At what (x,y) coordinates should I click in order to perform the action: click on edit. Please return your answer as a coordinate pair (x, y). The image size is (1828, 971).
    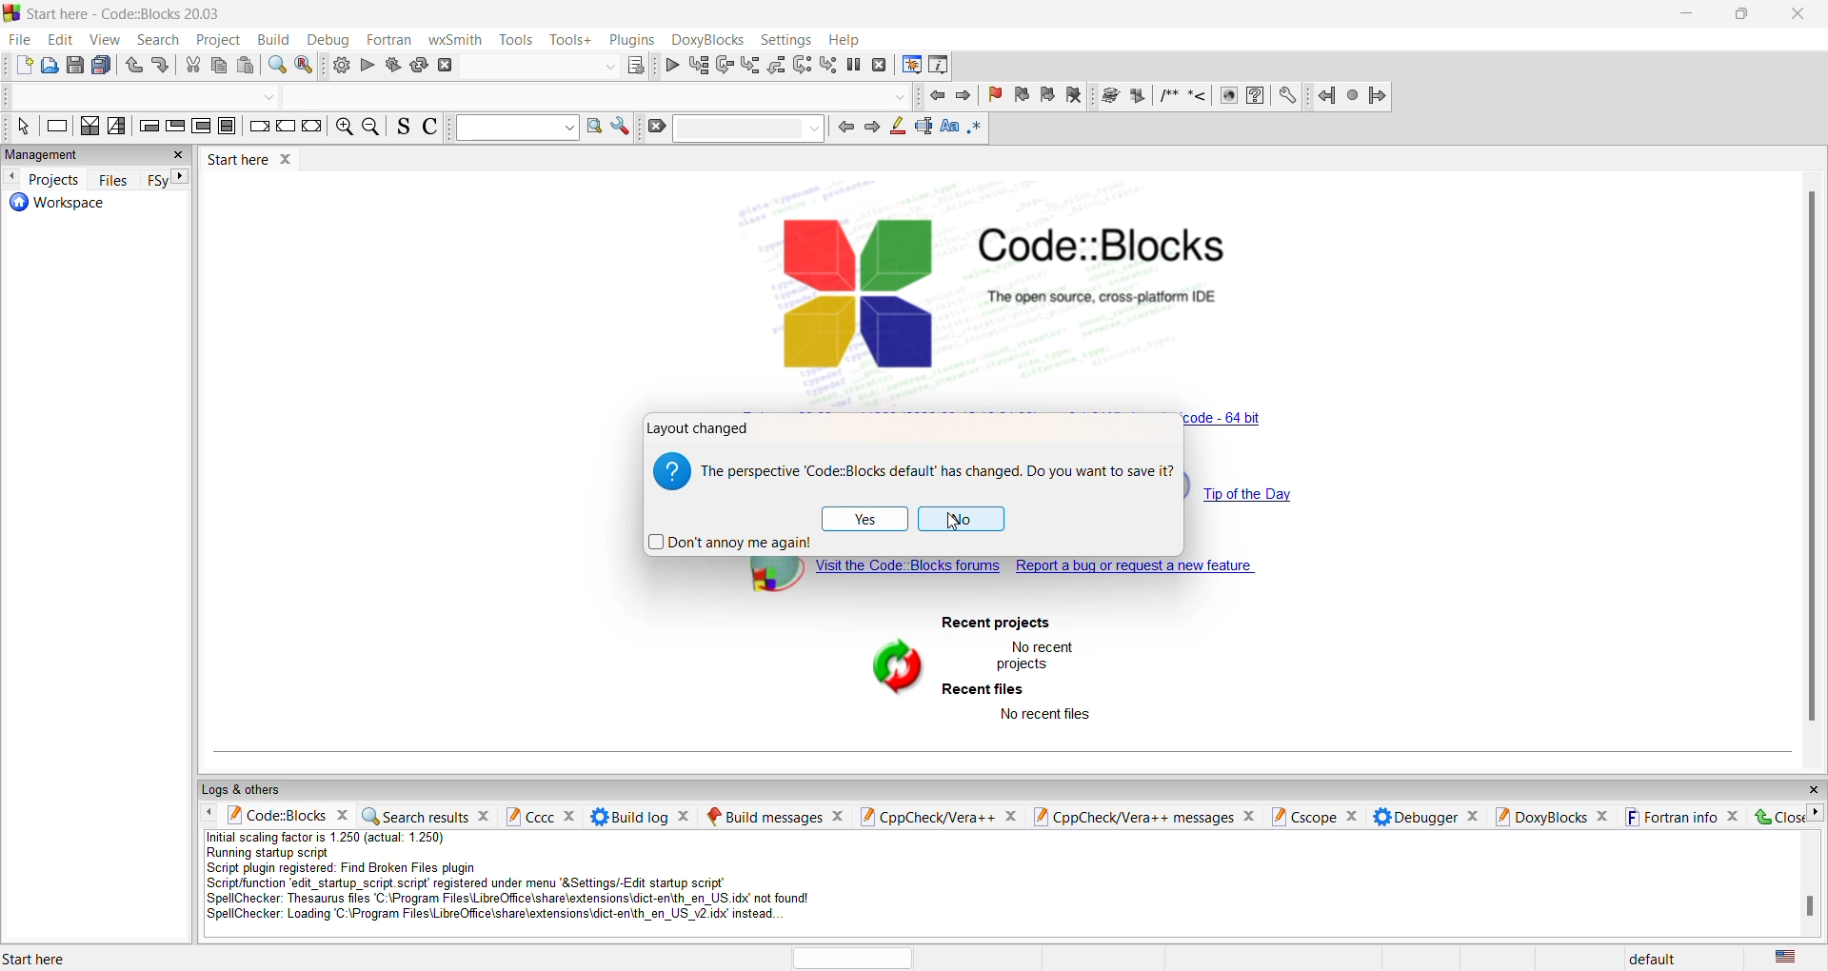
    Looking at the image, I should click on (60, 40).